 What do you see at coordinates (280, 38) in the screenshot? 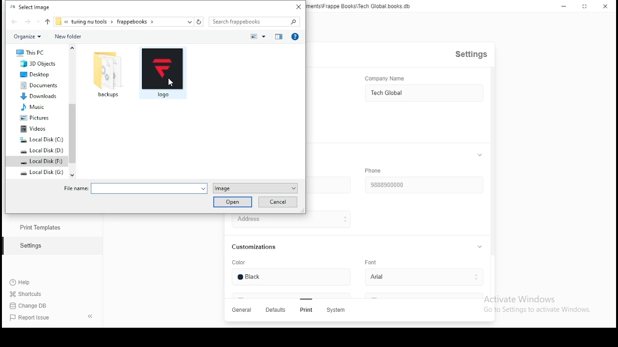
I see `preview` at bounding box center [280, 38].